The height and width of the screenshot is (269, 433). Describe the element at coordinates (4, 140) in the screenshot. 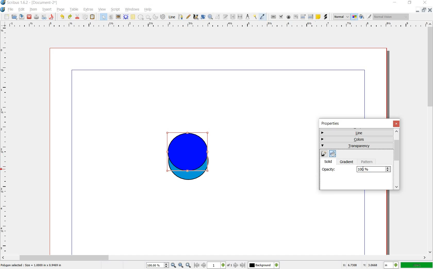

I see `ruler` at that location.